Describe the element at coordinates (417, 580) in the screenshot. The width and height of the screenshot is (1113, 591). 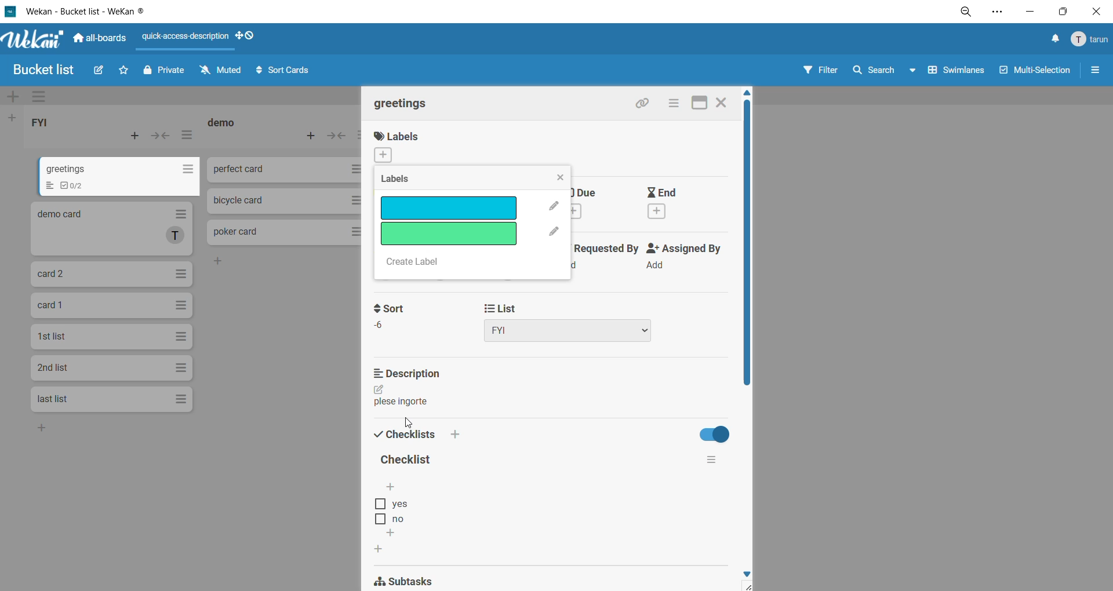
I see `subtasks` at that location.